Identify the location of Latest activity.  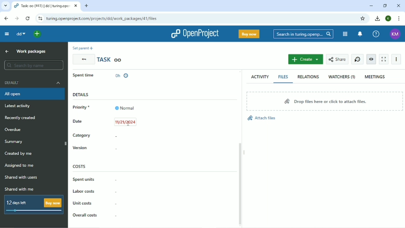
(19, 105).